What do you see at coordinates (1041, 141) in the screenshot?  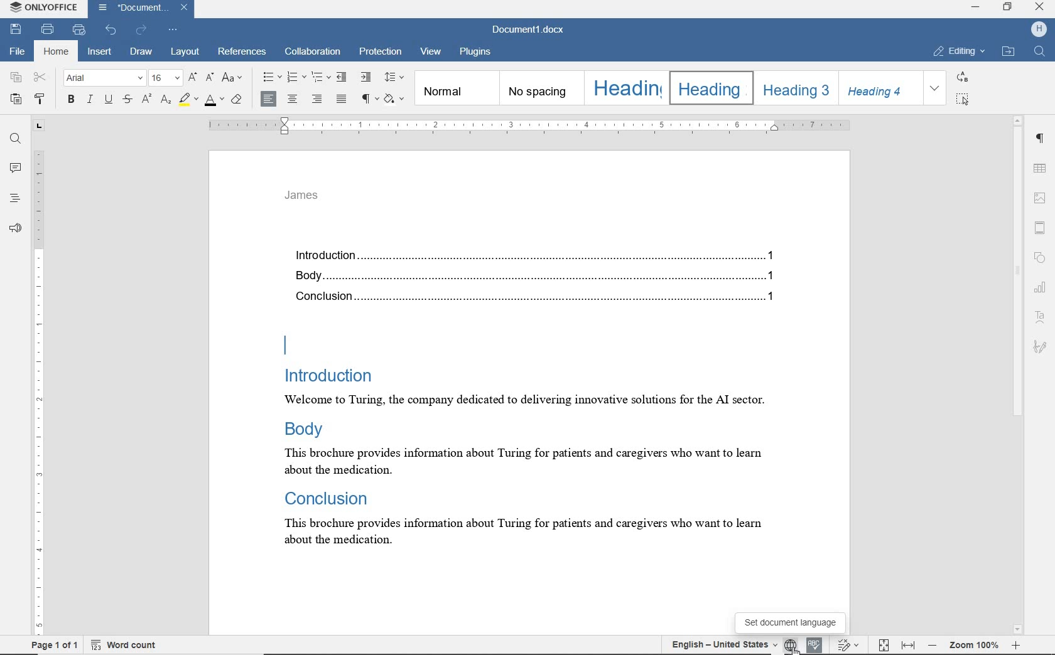 I see `paragraph settings` at bounding box center [1041, 141].